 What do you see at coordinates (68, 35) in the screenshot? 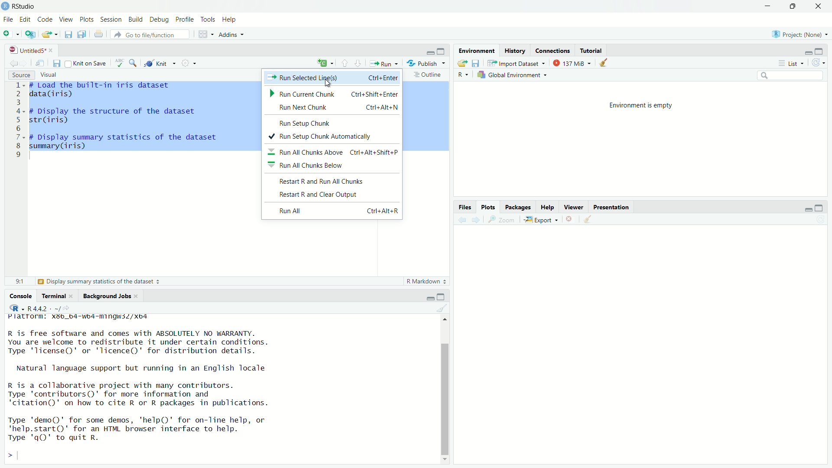
I see `Save current file` at bounding box center [68, 35].